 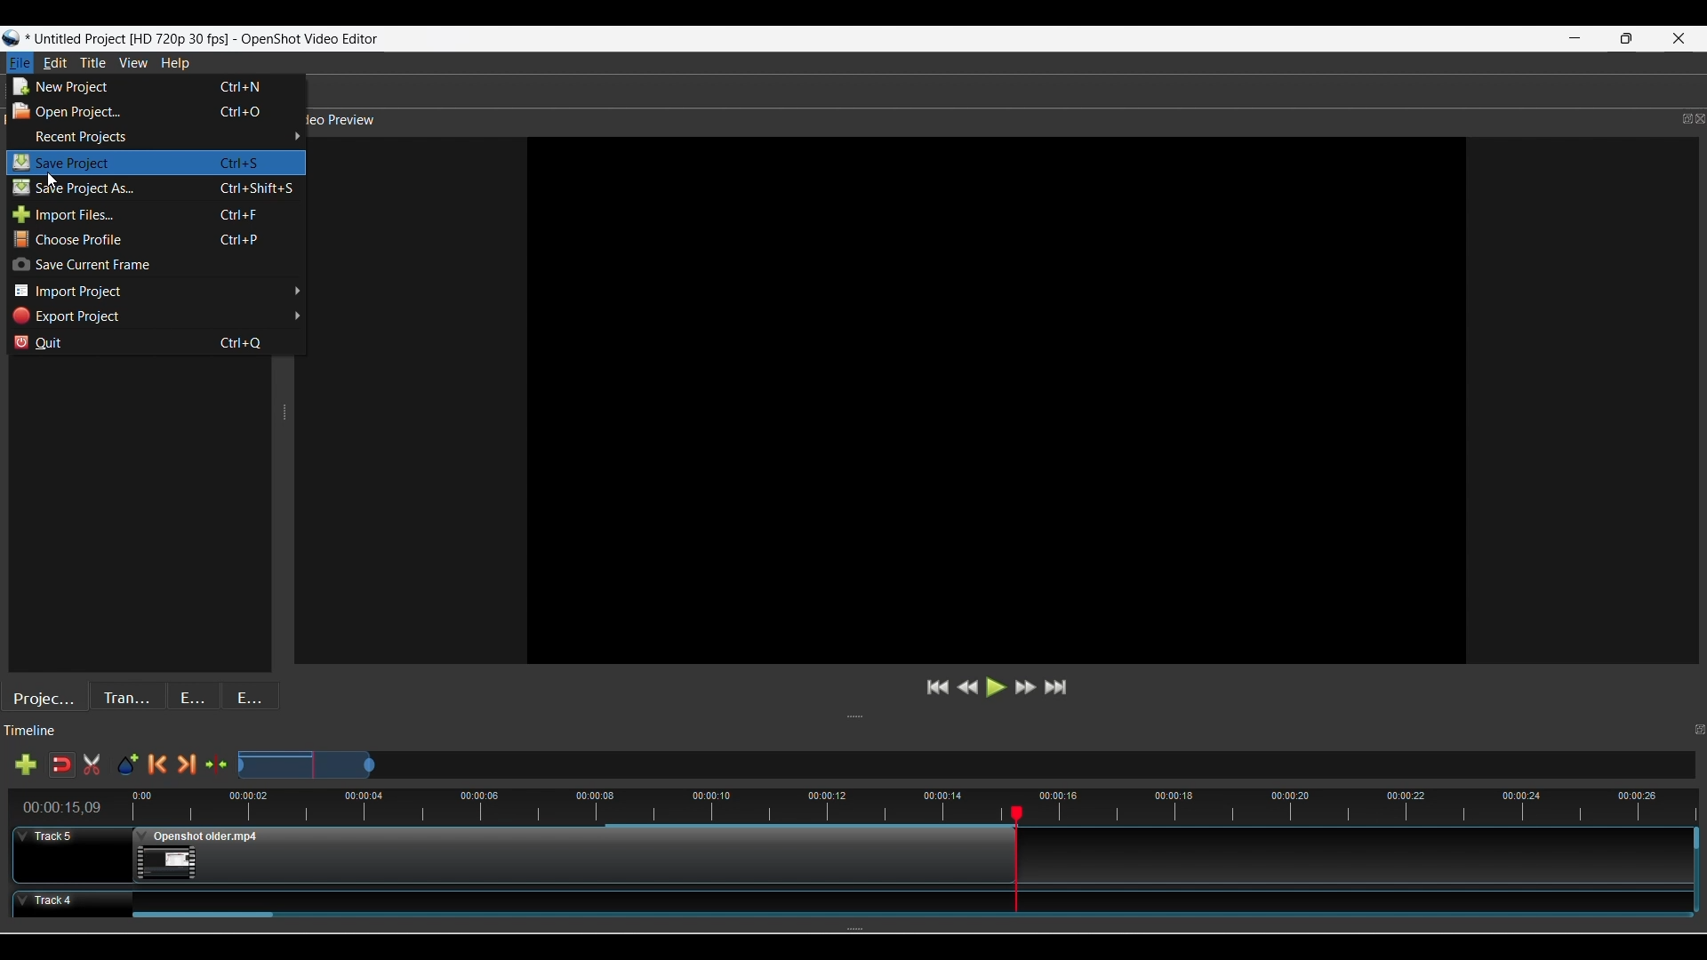 I want to click on Track Header for track 5, so click(x=72, y=854).